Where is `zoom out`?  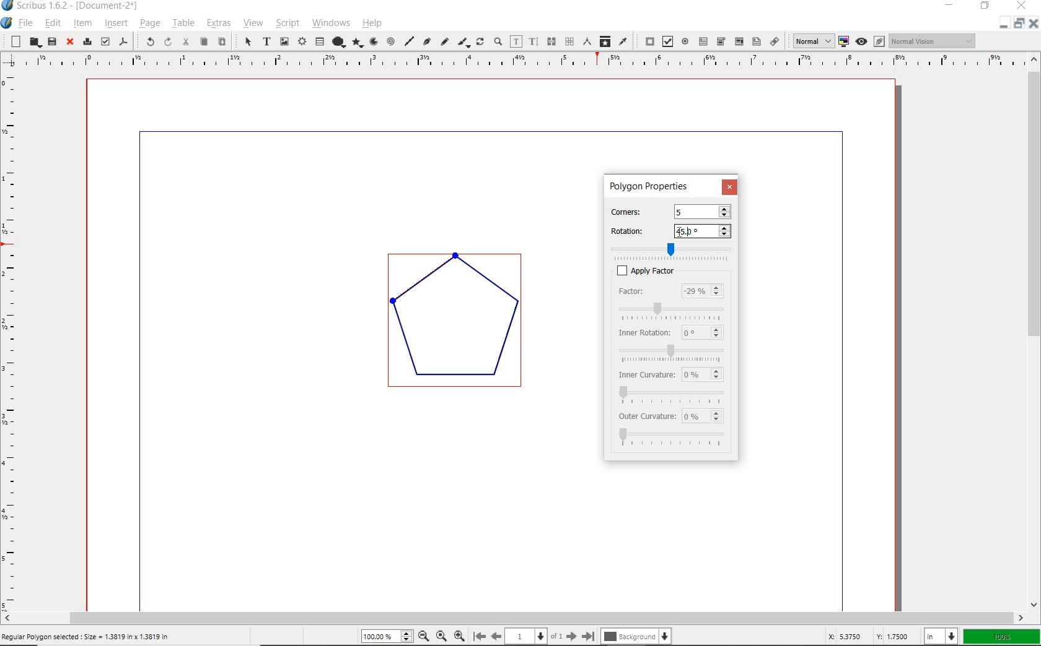
zoom out is located at coordinates (424, 636).